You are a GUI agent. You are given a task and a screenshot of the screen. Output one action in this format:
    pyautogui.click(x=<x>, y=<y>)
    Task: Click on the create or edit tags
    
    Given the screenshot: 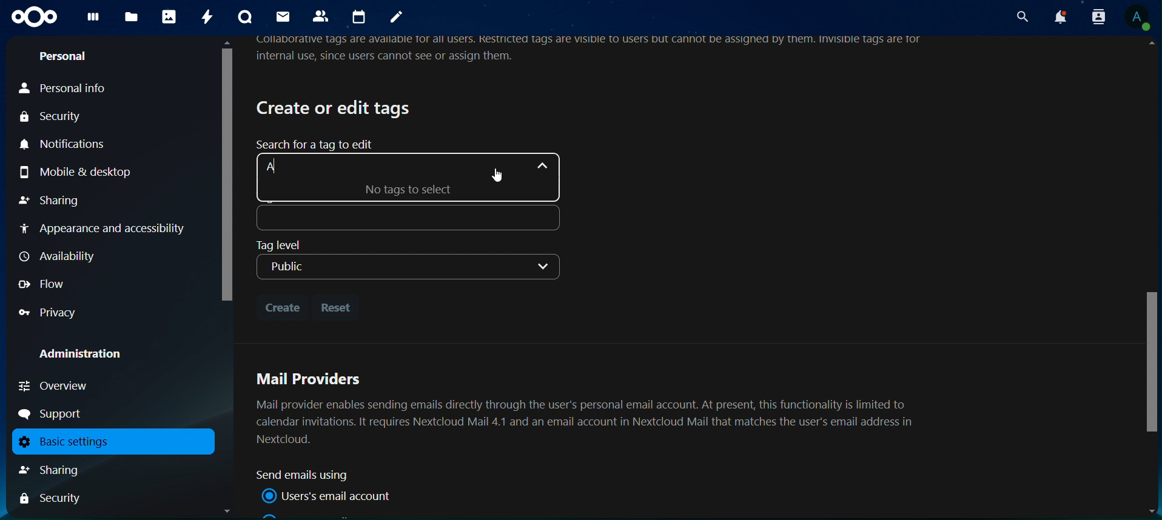 What is the action you would take?
    pyautogui.click(x=335, y=107)
    